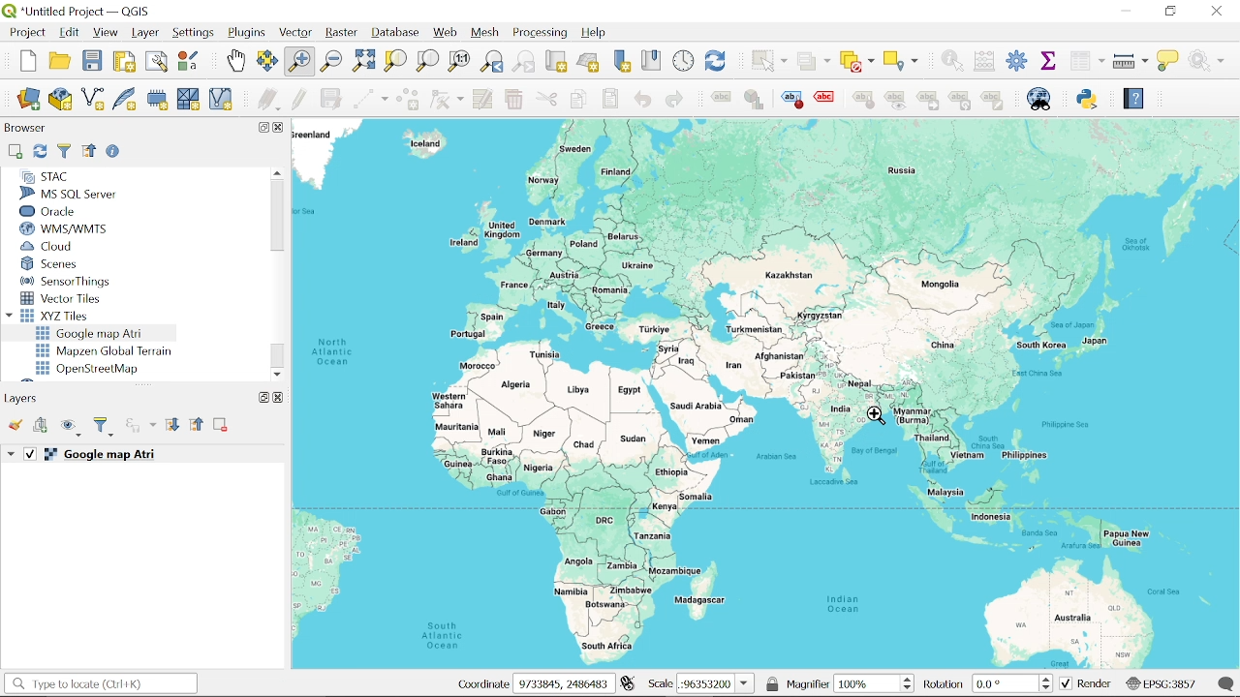 Image resolution: width=1240 pixels, height=697 pixels. Describe the element at coordinates (622, 62) in the screenshot. I see `New special bookmark` at that location.